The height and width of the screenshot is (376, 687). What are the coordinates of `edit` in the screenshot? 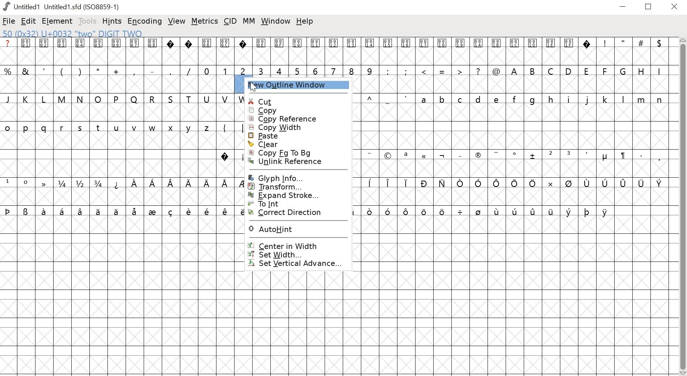 It's located at (29, 22).